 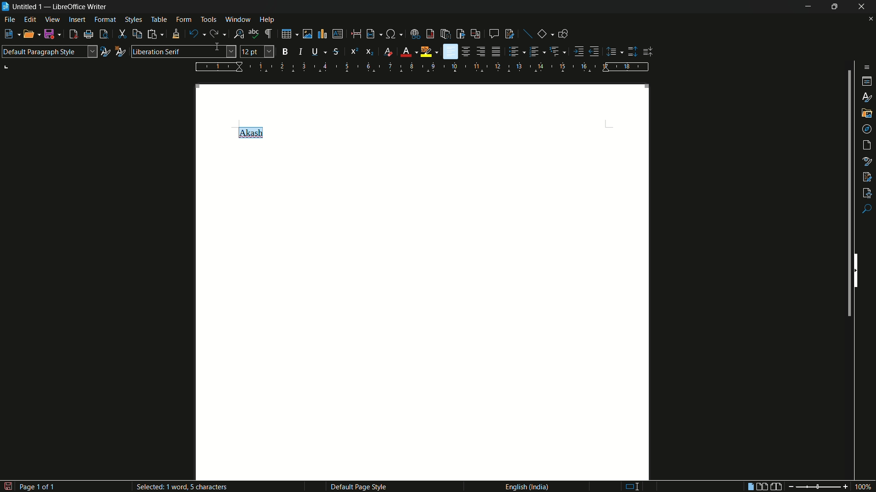 What do you see at coordinates (286, 51) in the screenshot?
I see `bold` at bounding box center [286, 51].